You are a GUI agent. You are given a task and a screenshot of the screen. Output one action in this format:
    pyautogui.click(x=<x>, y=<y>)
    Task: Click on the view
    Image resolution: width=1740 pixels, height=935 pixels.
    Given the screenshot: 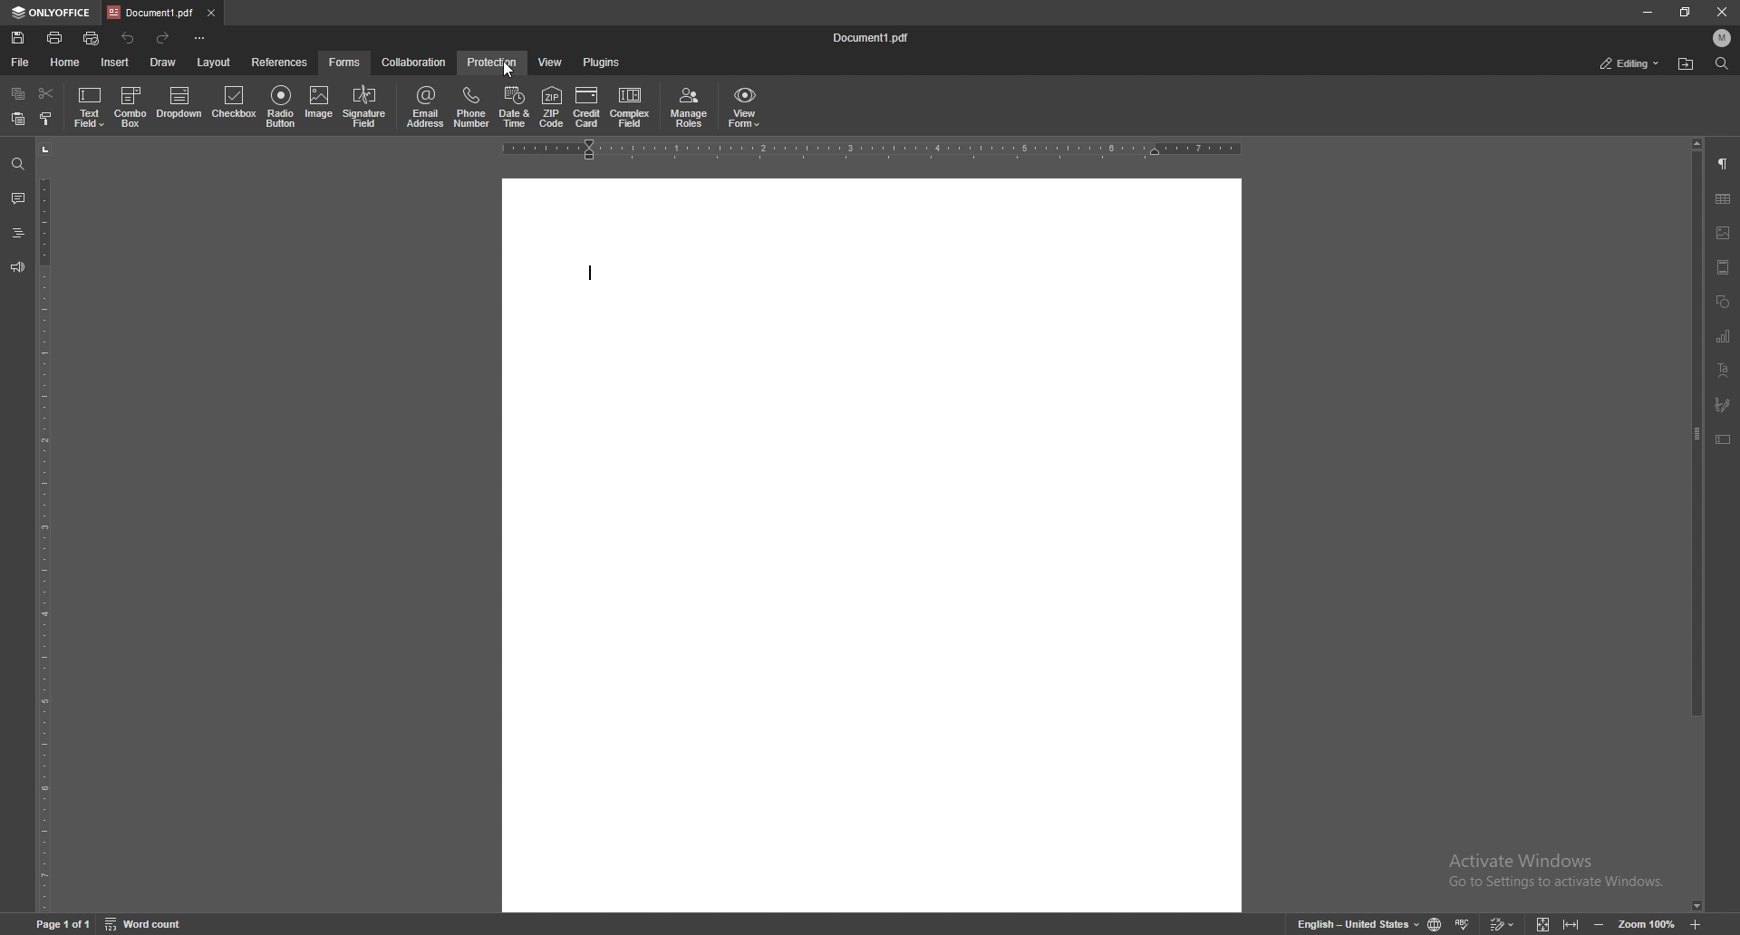 What is the action you would take?
    pyautogui.click(x=551, y=63)
    